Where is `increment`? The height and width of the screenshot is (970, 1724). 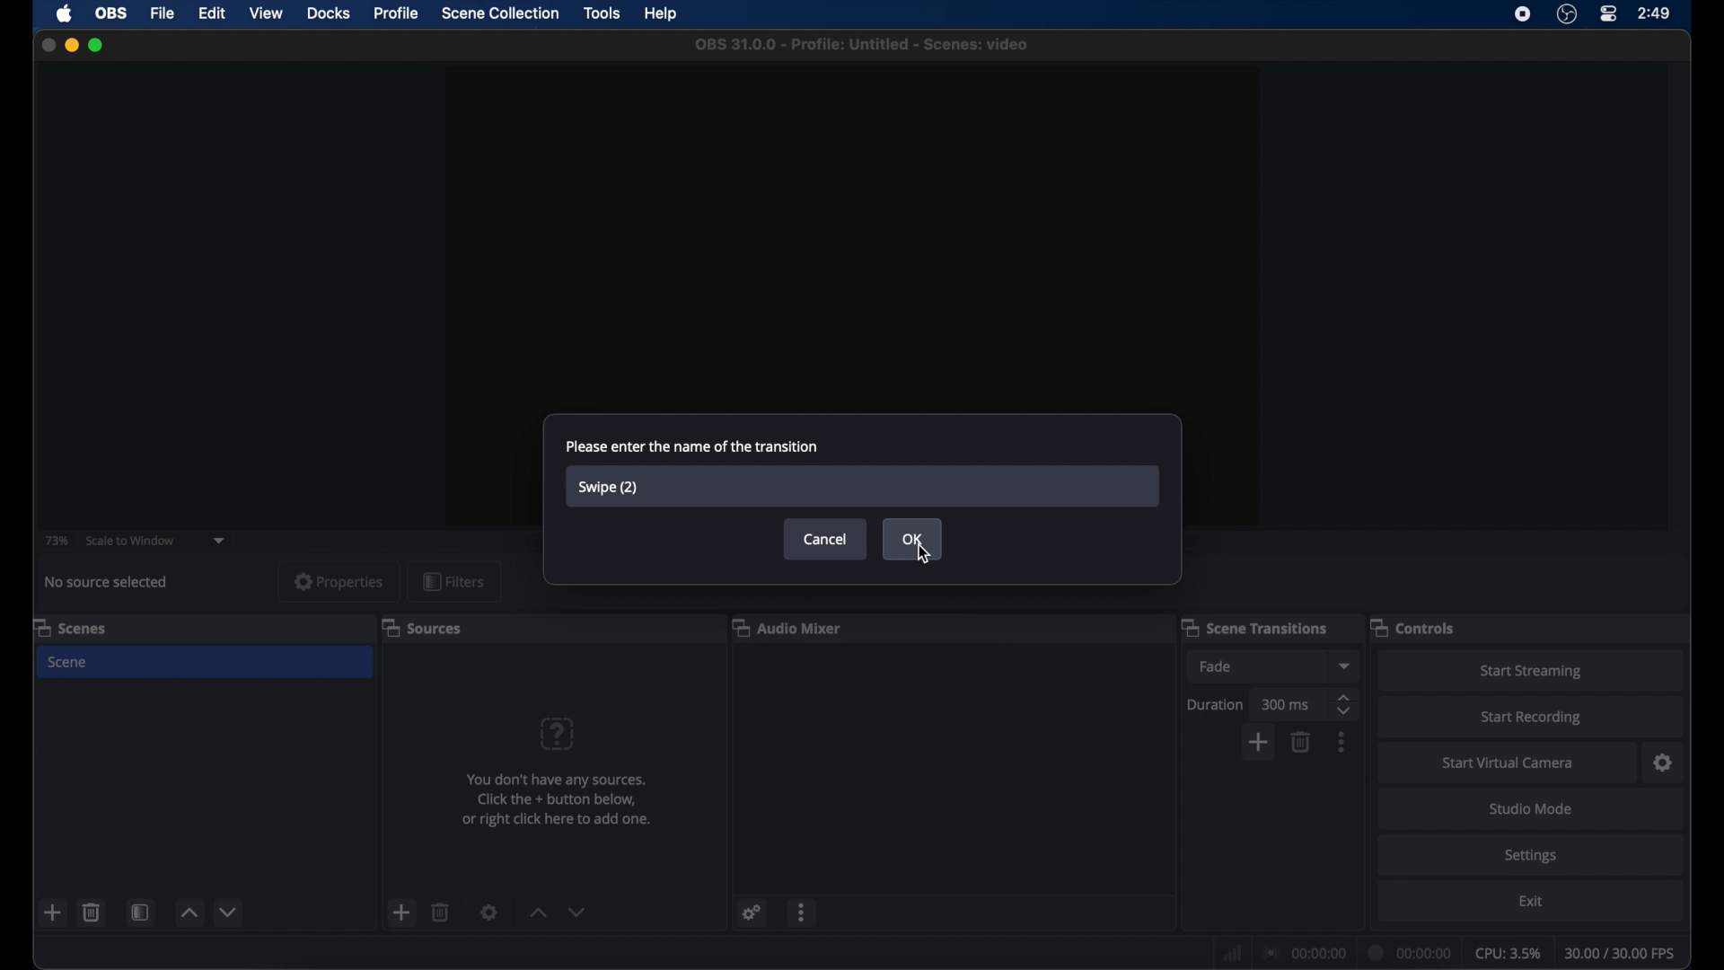
increment is located at coordinates (539, 913).